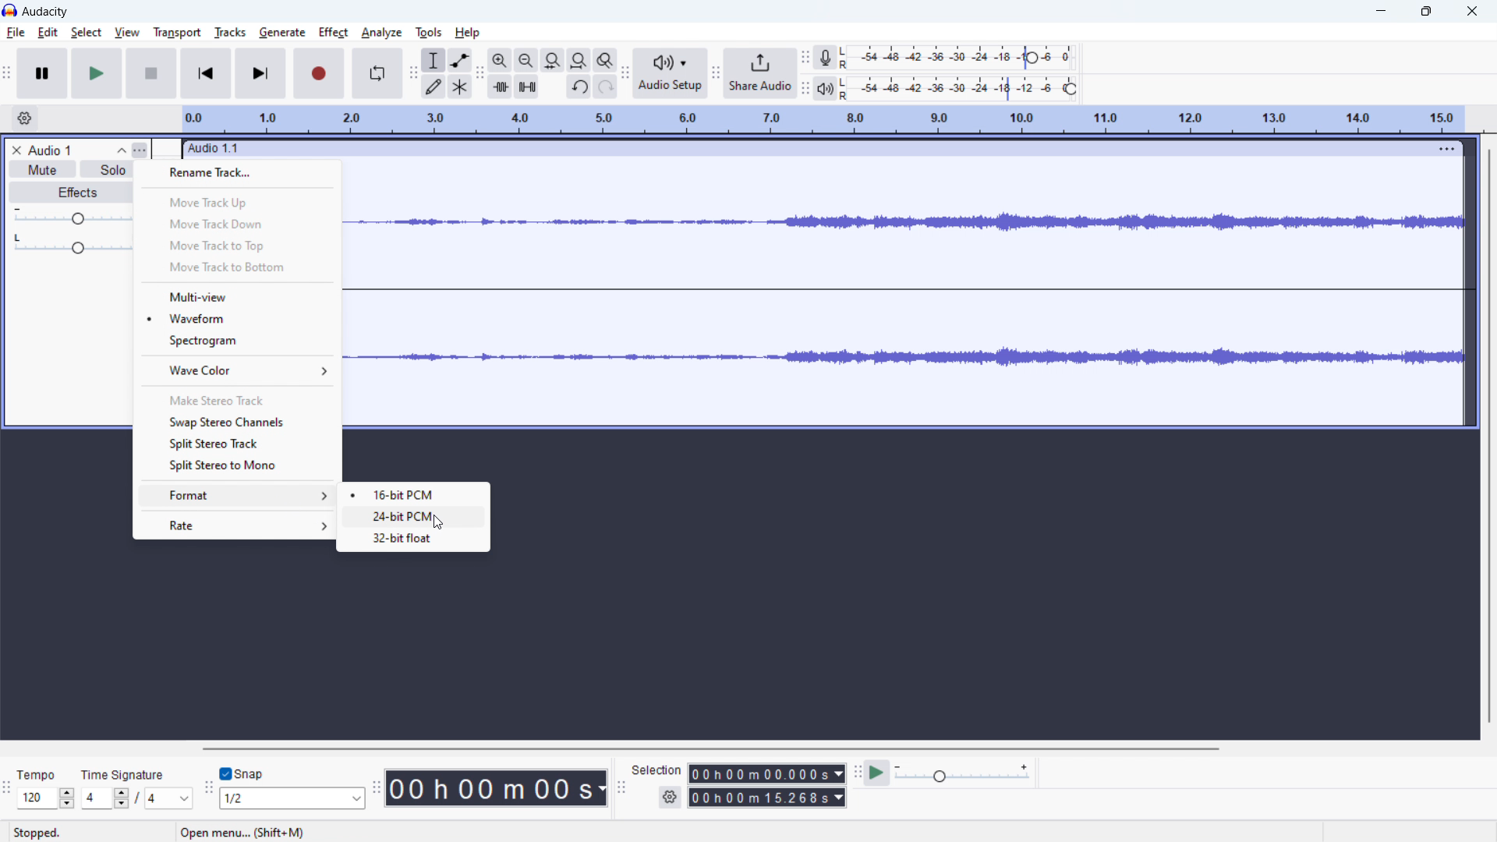 The height and width of the screenshot is (842, 1497). I want to click on view, so click(126, 33).